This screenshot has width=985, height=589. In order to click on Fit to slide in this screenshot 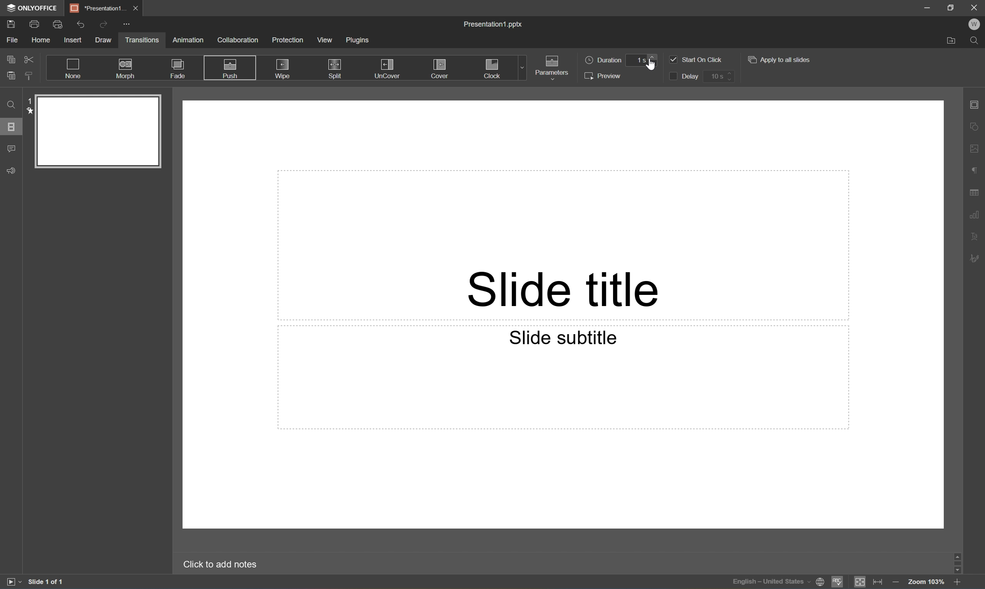, I will do `click(862, 583)`.